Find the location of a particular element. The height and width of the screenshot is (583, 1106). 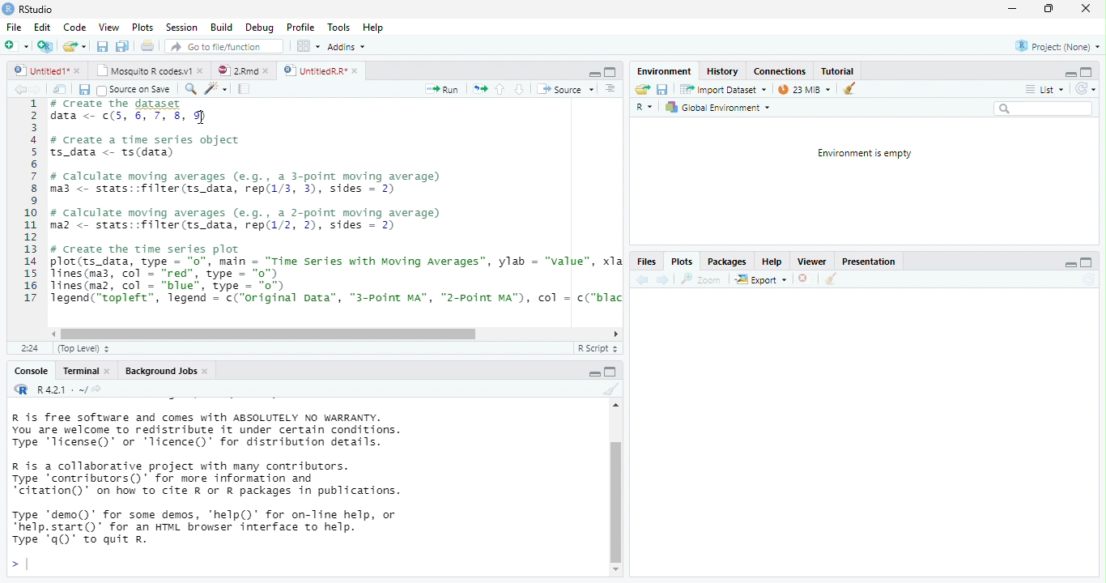

Viewer is located at coordinates (811, 262).